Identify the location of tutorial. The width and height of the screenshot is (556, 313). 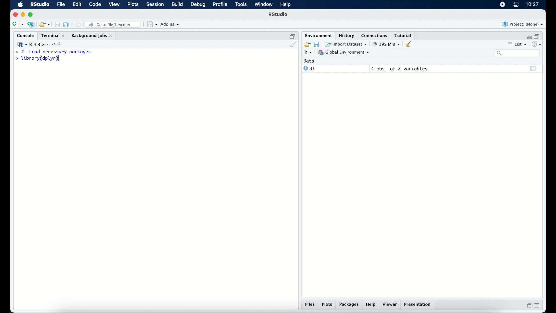
(404, 35).